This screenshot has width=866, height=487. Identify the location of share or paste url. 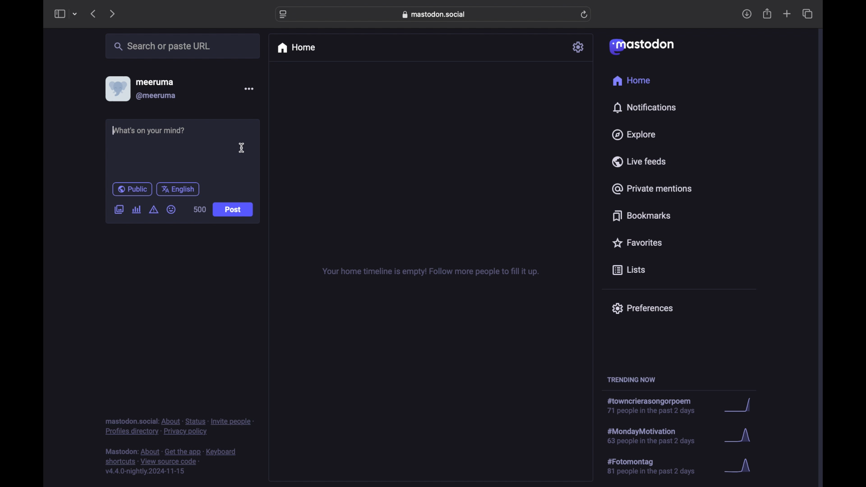
(162, 46).